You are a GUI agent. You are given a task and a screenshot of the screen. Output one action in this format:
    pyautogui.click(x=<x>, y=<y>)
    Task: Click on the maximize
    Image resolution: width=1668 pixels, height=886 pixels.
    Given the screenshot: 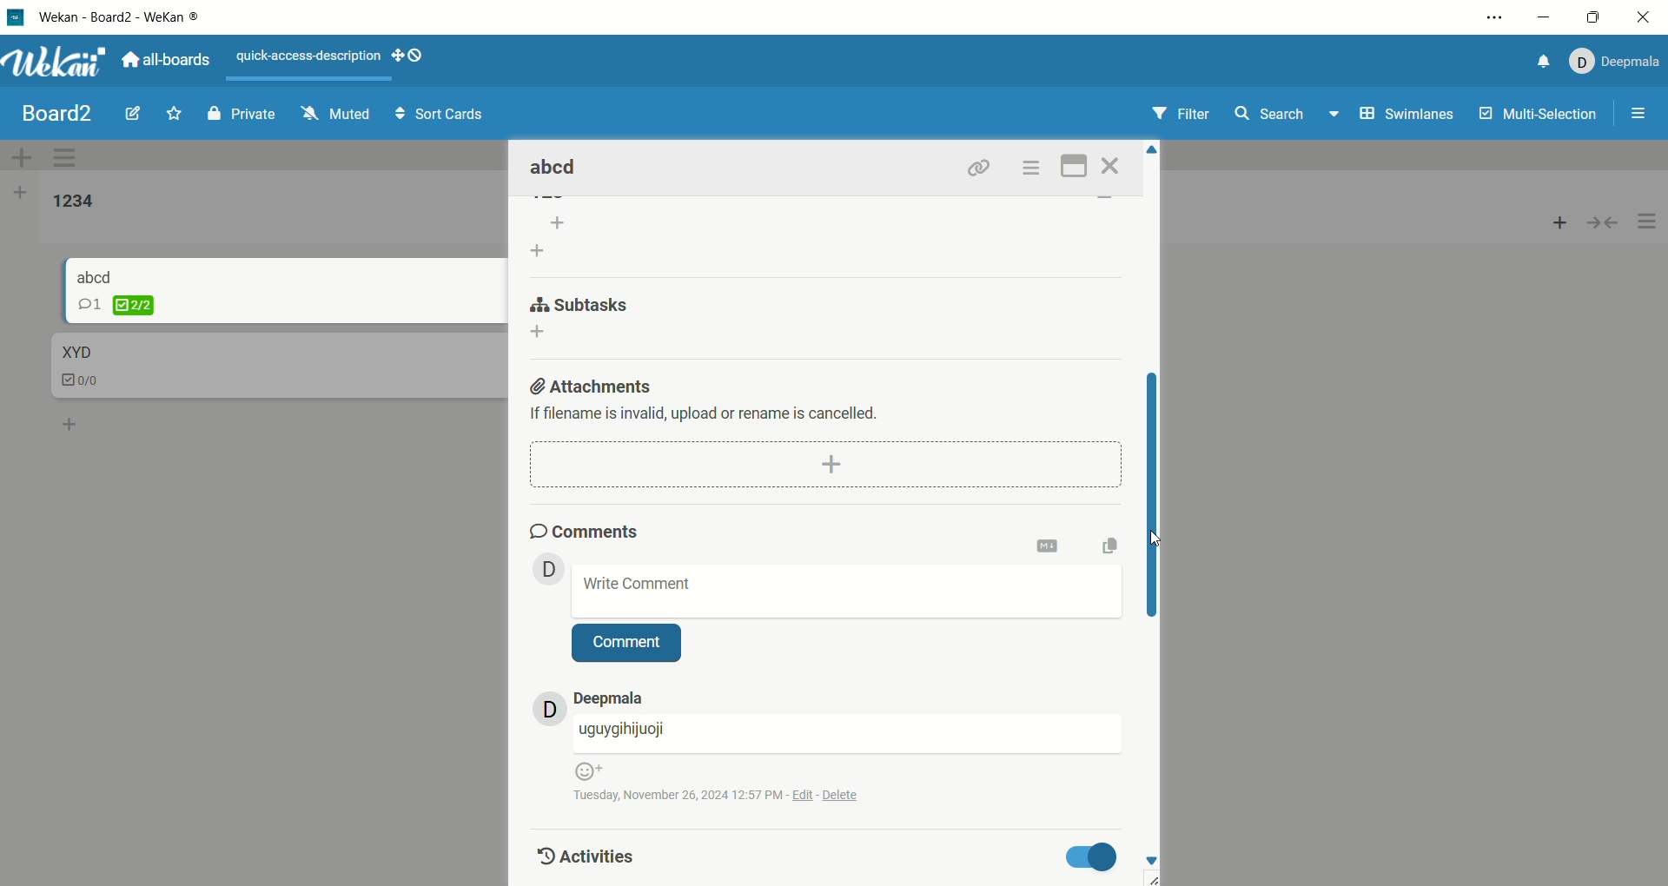 What is the action you would take?
    pyautogui.click(x=1593, y=19)
    